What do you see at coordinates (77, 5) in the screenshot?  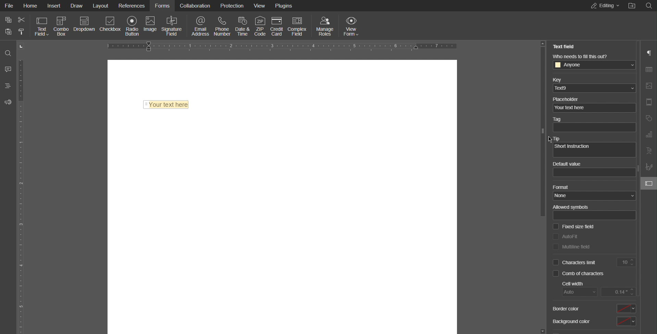 I see `Draw` at bounding box center [77, 5].